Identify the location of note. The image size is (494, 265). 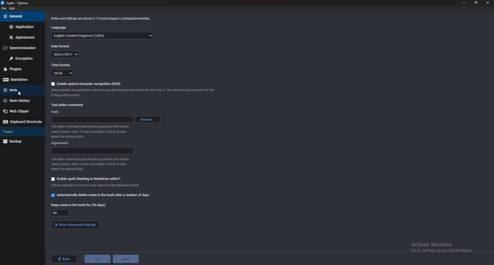
(20, 90).